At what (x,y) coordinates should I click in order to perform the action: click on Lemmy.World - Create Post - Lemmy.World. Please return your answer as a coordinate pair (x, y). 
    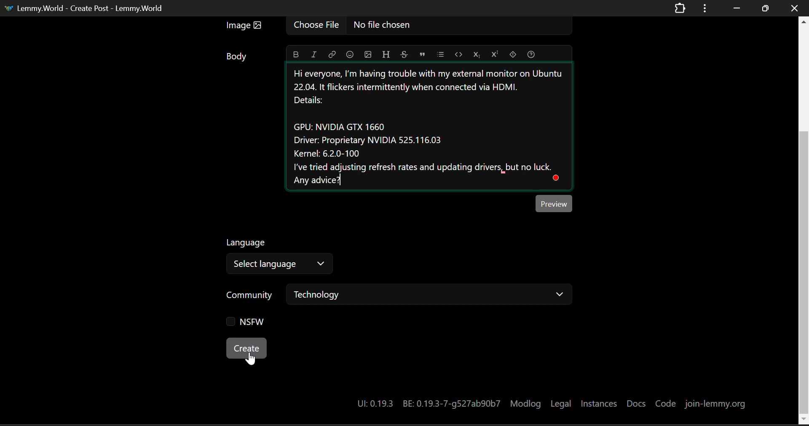
    Looking at the image, I should click on (86, 9).